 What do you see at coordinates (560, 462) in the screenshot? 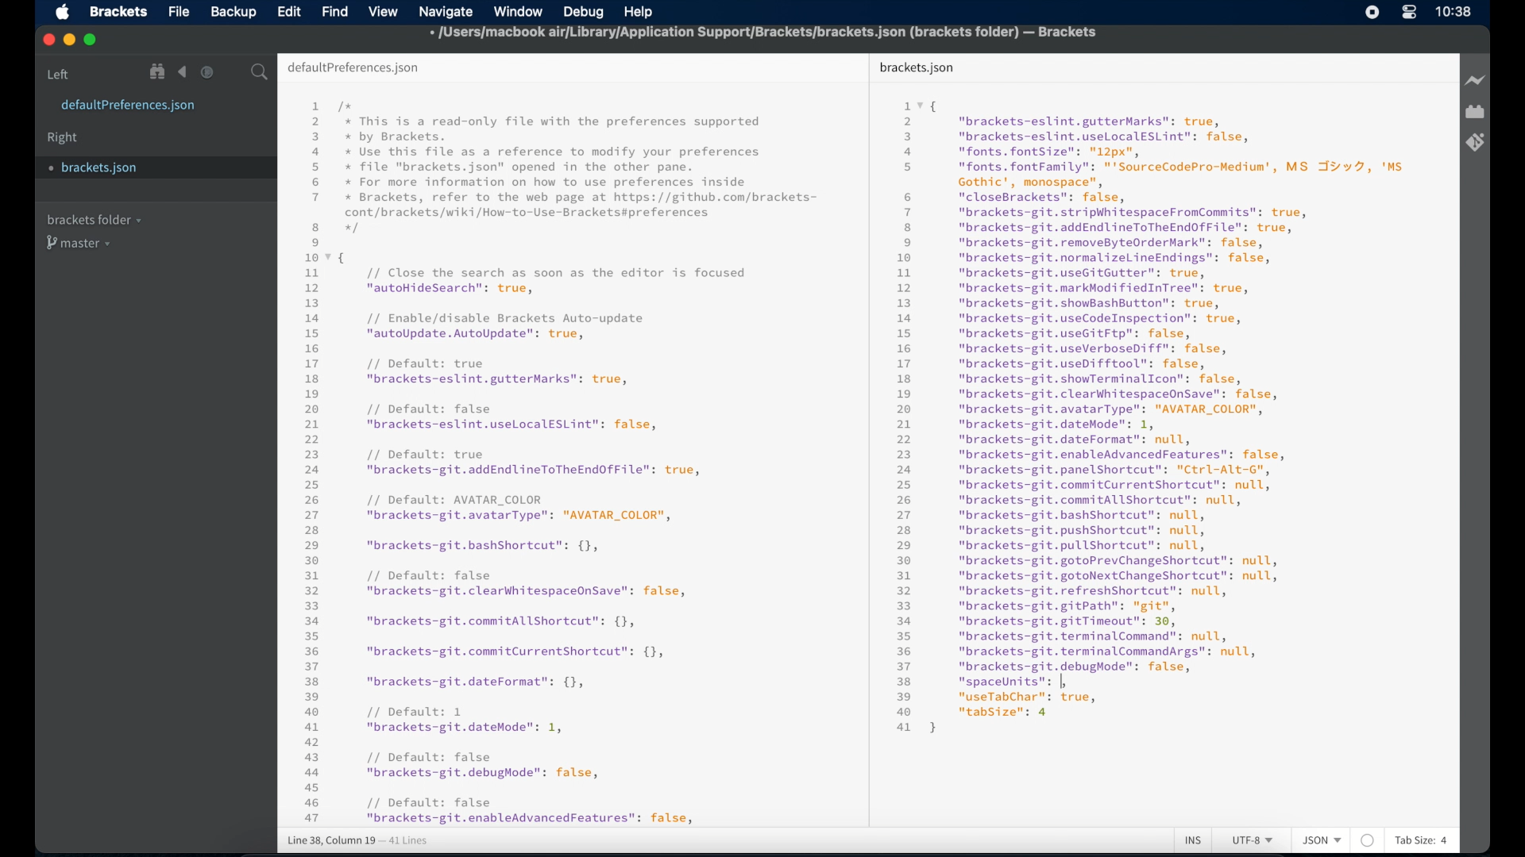
I see `json syntax` at bounding box center [560, 462].